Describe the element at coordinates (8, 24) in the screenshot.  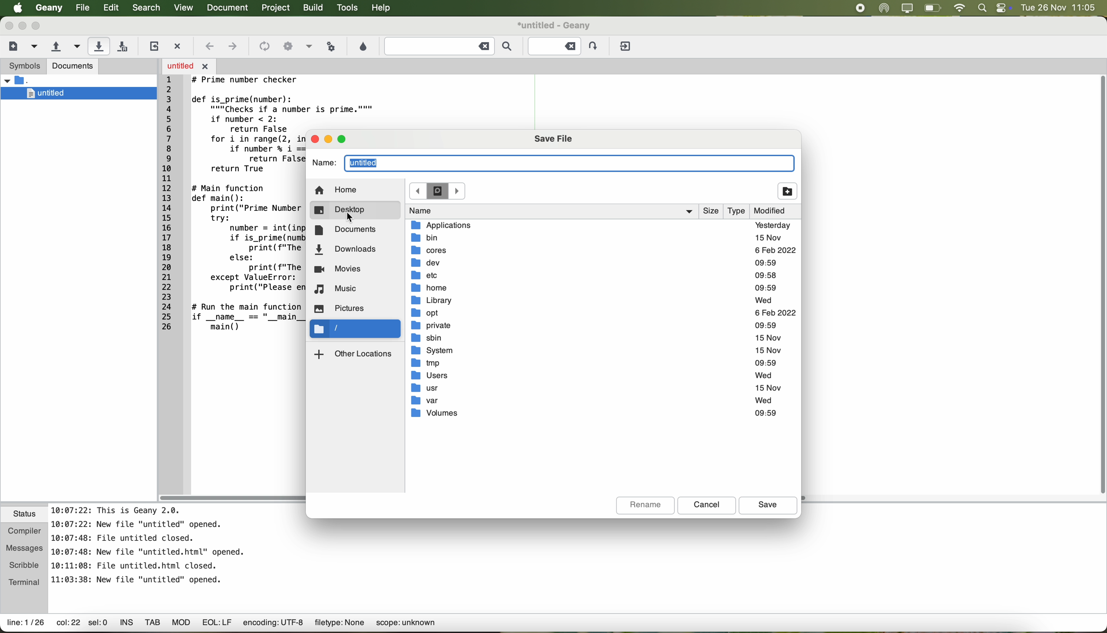
I see `close Geany` at that location.